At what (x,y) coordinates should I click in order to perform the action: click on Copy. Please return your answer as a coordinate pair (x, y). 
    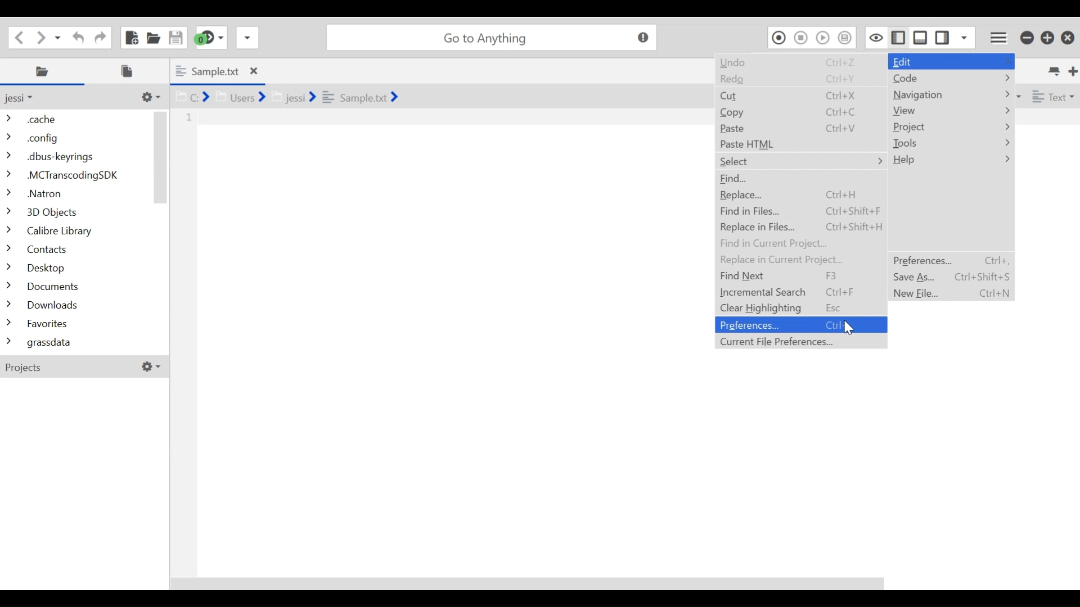
    Looking at the image, I should click on (799, 111).